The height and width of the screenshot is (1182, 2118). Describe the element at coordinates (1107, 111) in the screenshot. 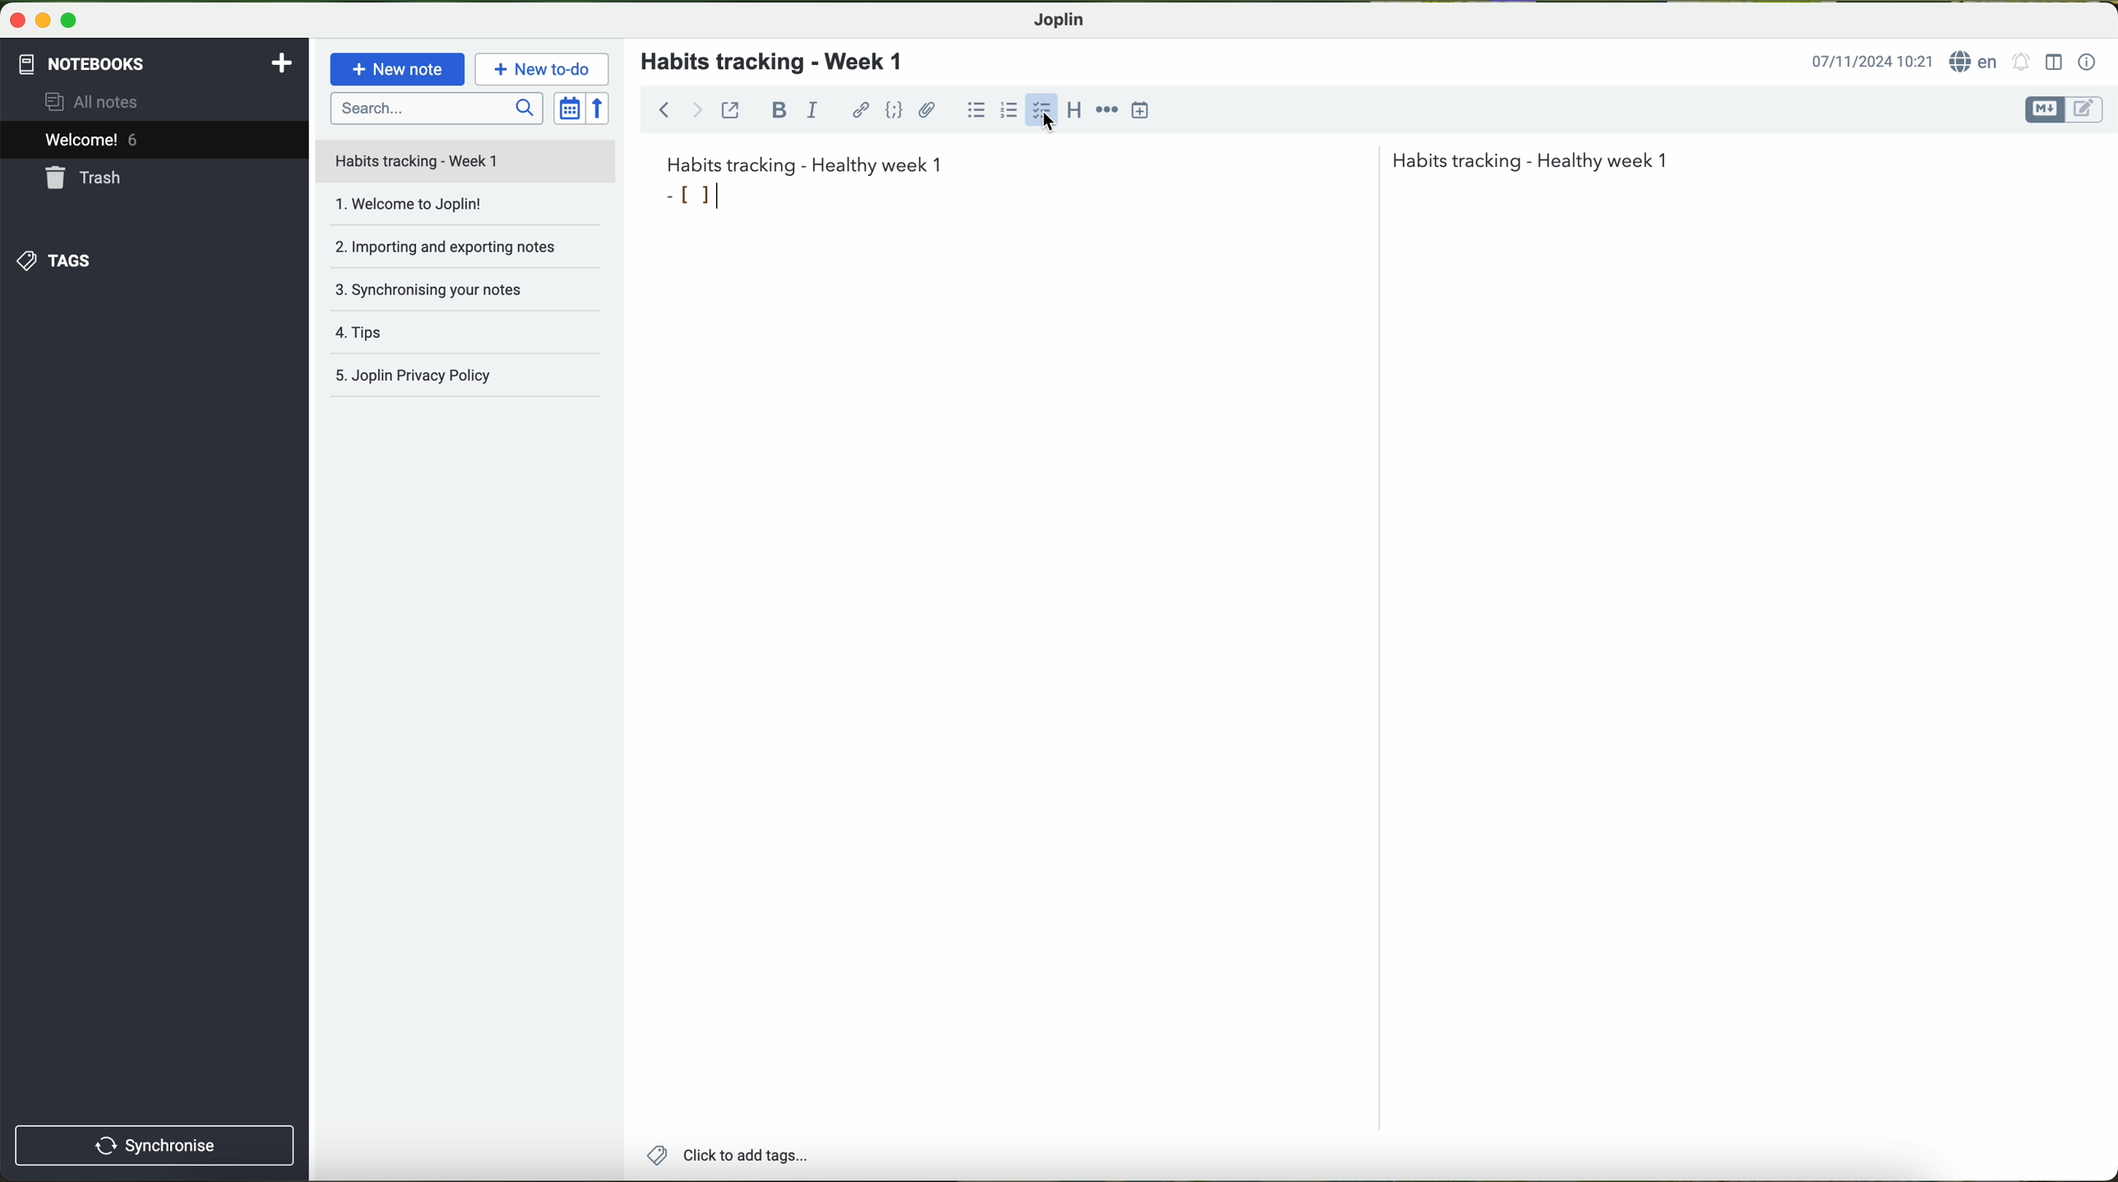

I see `horizontal rule` at that location.